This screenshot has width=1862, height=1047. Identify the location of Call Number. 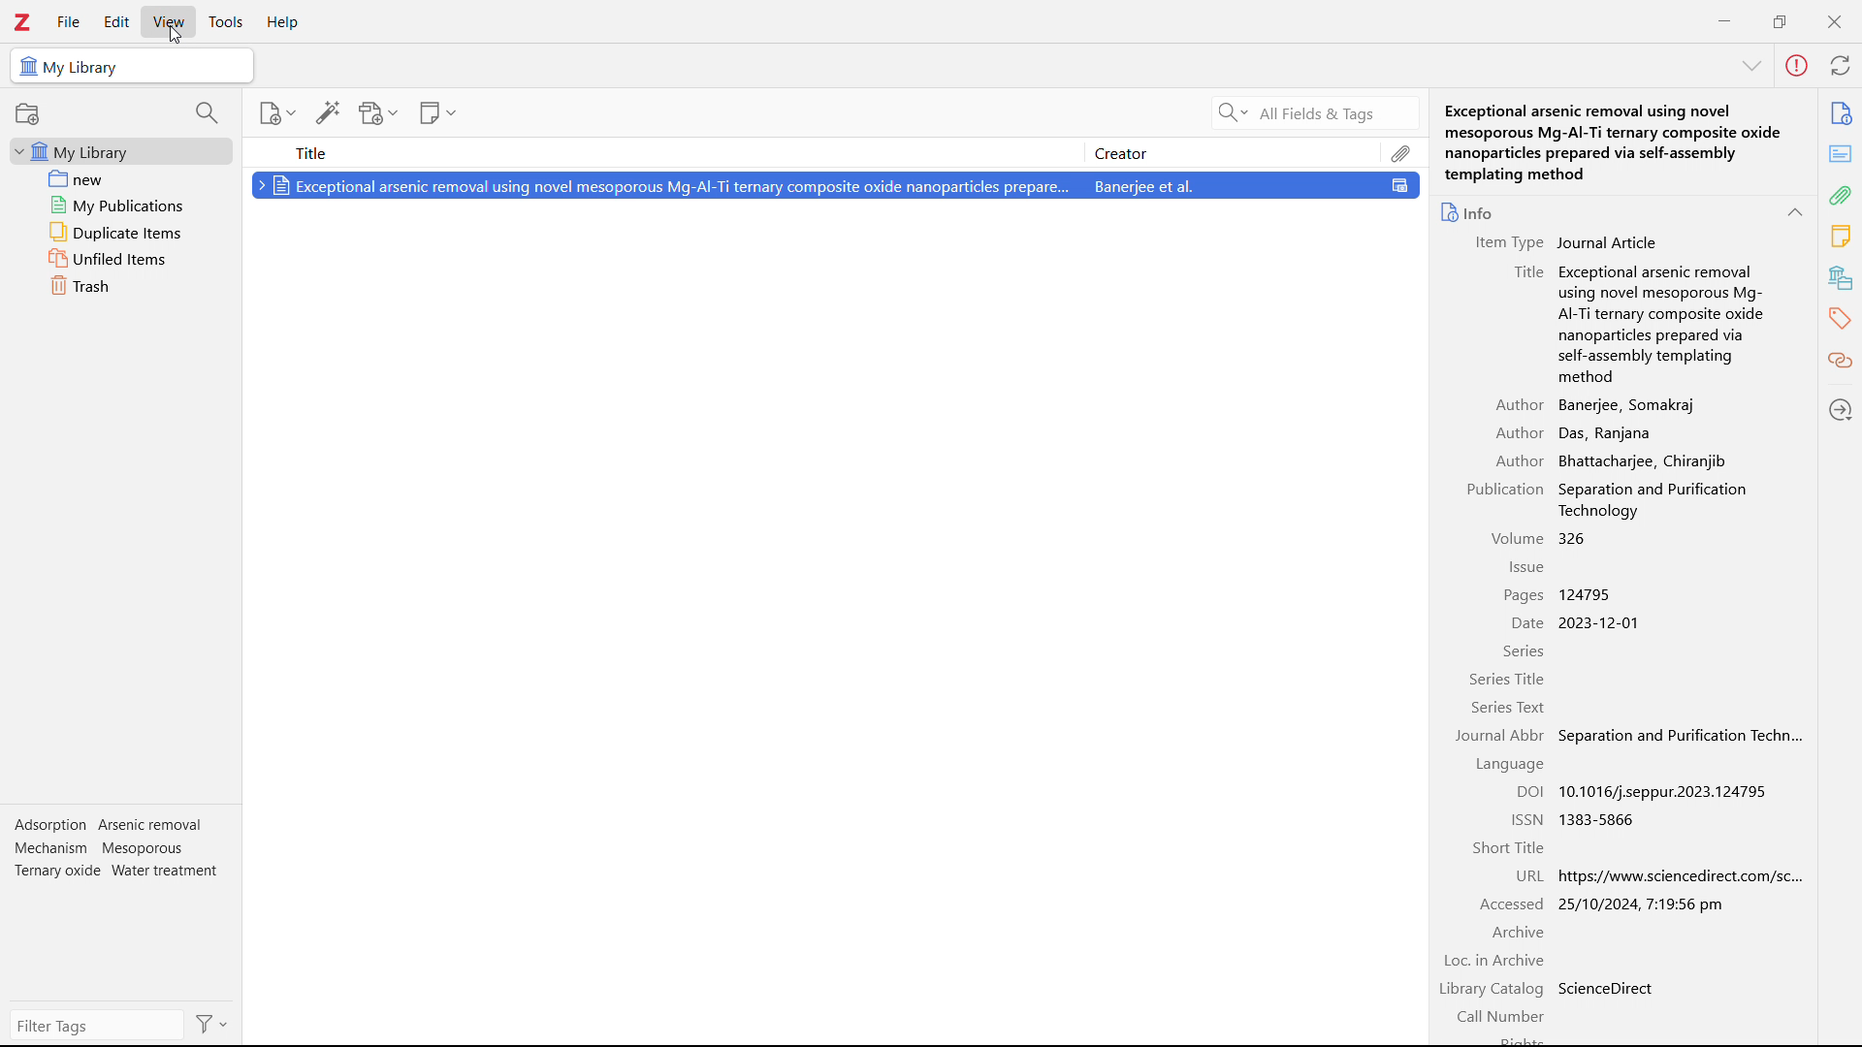
(1500, 1013).